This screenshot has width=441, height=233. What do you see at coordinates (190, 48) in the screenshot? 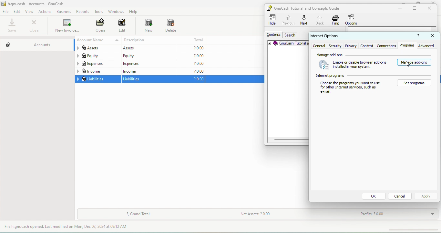
I see `?0.00` at bounding box center [190, 48].